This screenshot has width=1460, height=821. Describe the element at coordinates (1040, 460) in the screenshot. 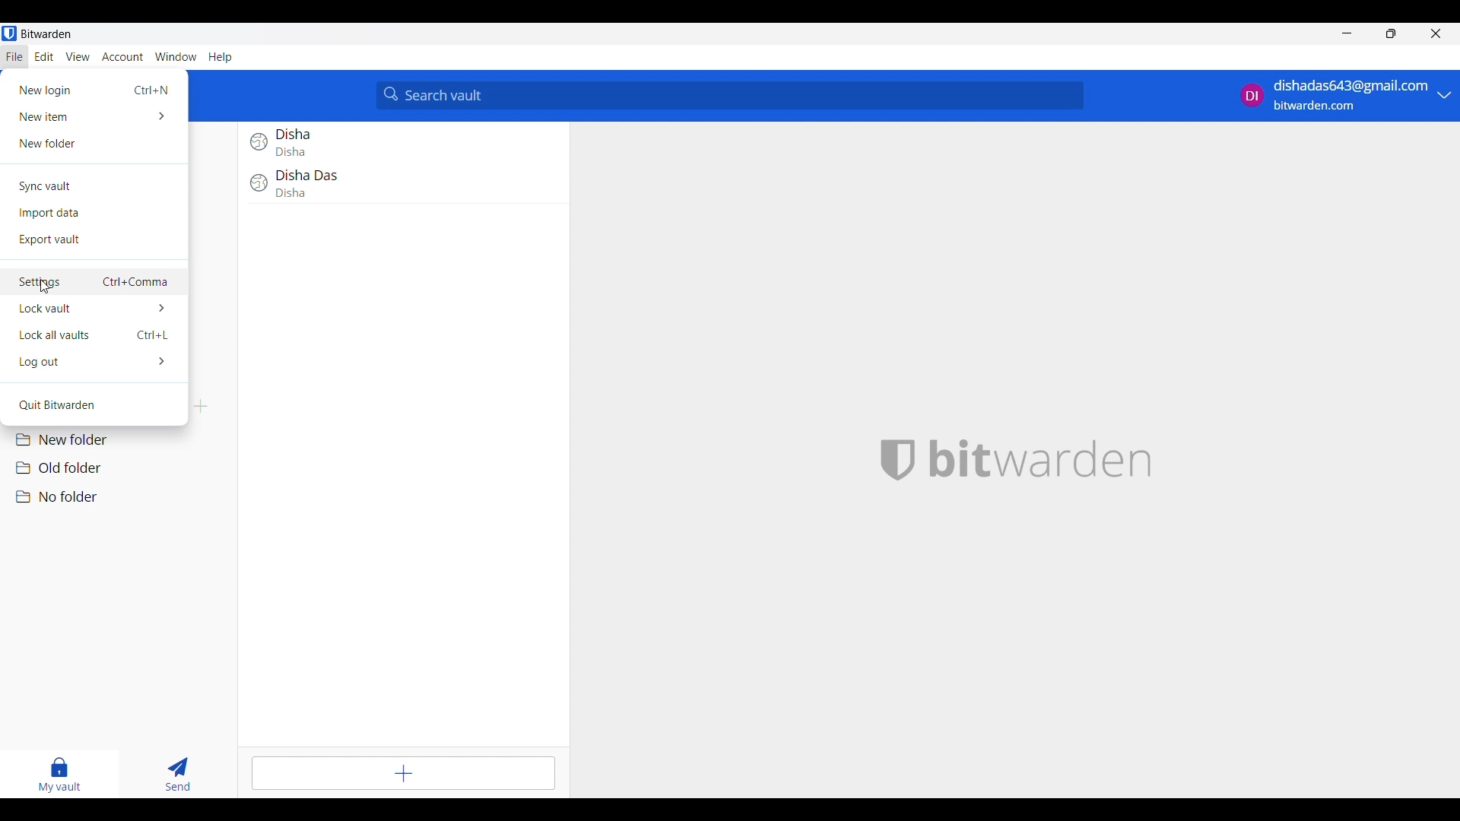

I see `Software logo and name` at that location.